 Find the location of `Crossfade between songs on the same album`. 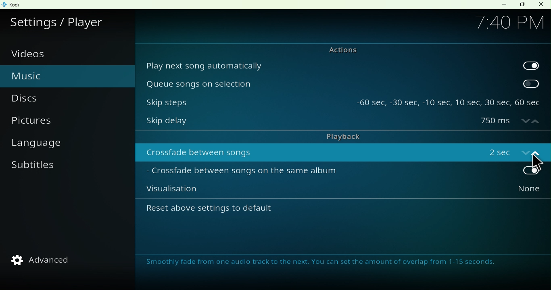

Crossfade between songs on the same album is located at coordinates (307, 172).